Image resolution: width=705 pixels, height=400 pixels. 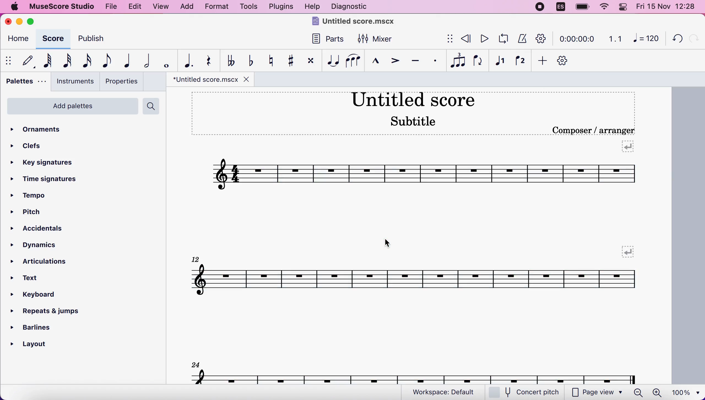 What do you see at coordinates (693, 38) in the screenshot?
I see `redo` at bounding box center [693, 38].